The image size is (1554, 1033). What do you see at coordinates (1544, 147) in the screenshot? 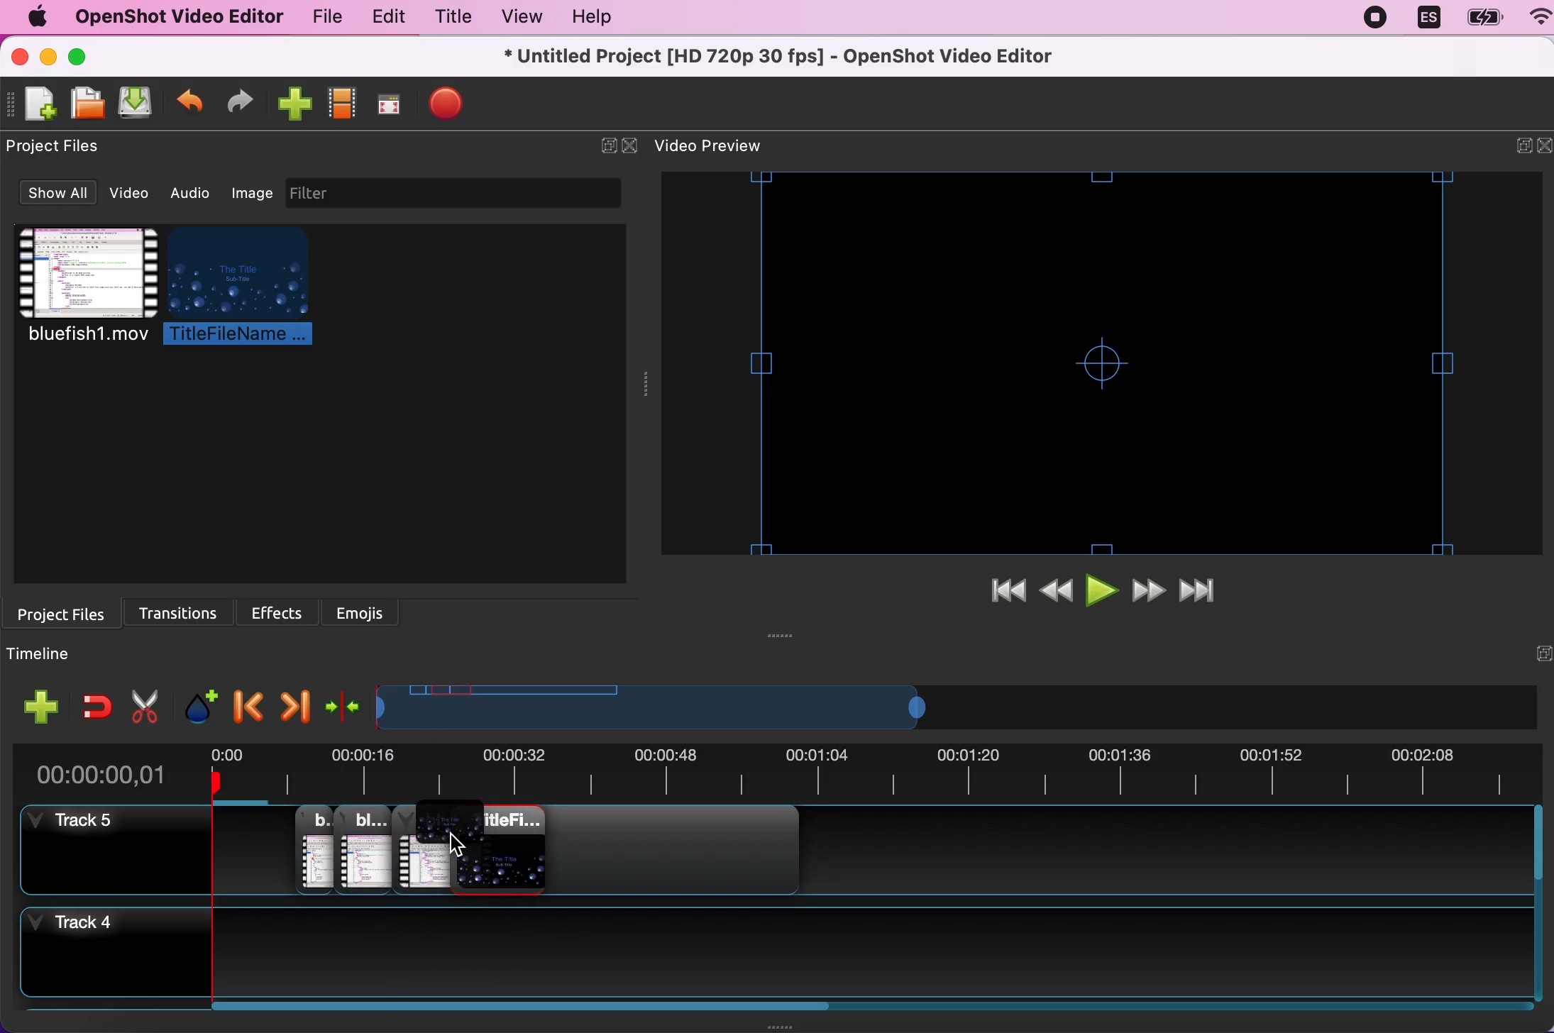
I see `close` at bounding box center [1544, 147].